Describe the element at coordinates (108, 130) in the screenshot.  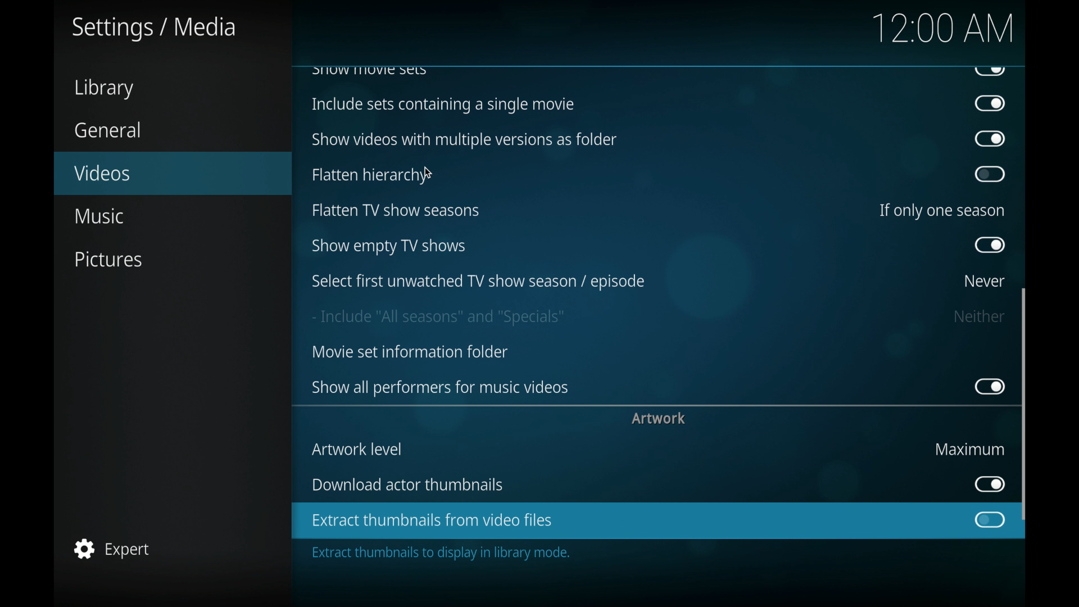
I see `general` at that location.